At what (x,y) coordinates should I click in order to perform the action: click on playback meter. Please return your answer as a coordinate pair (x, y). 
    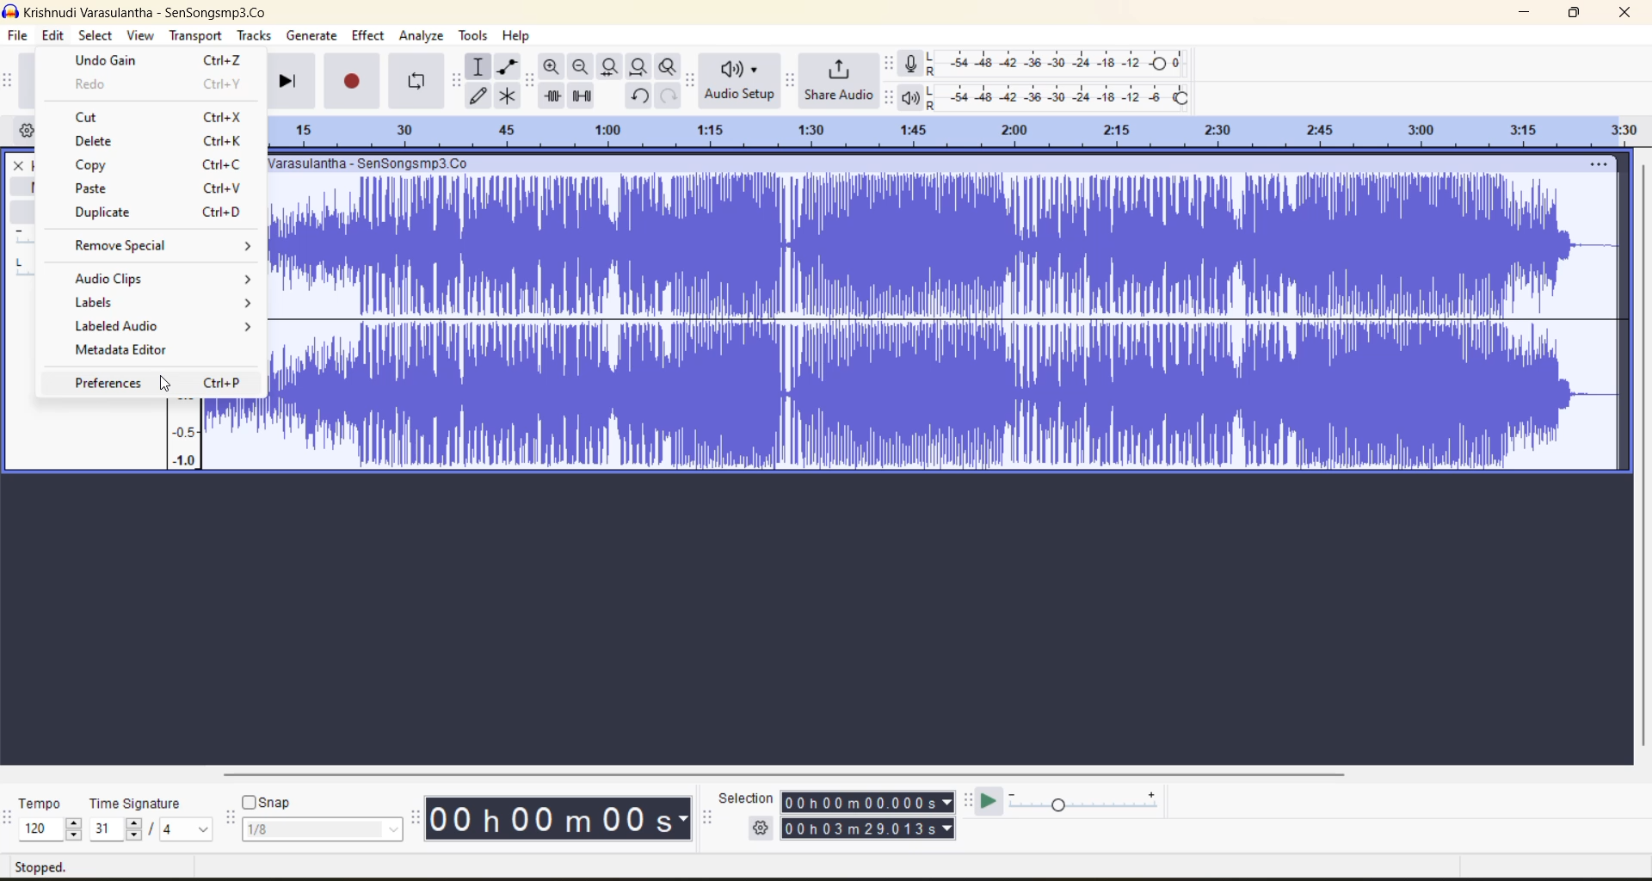
    Looking at the image, I should click on (912, 96).